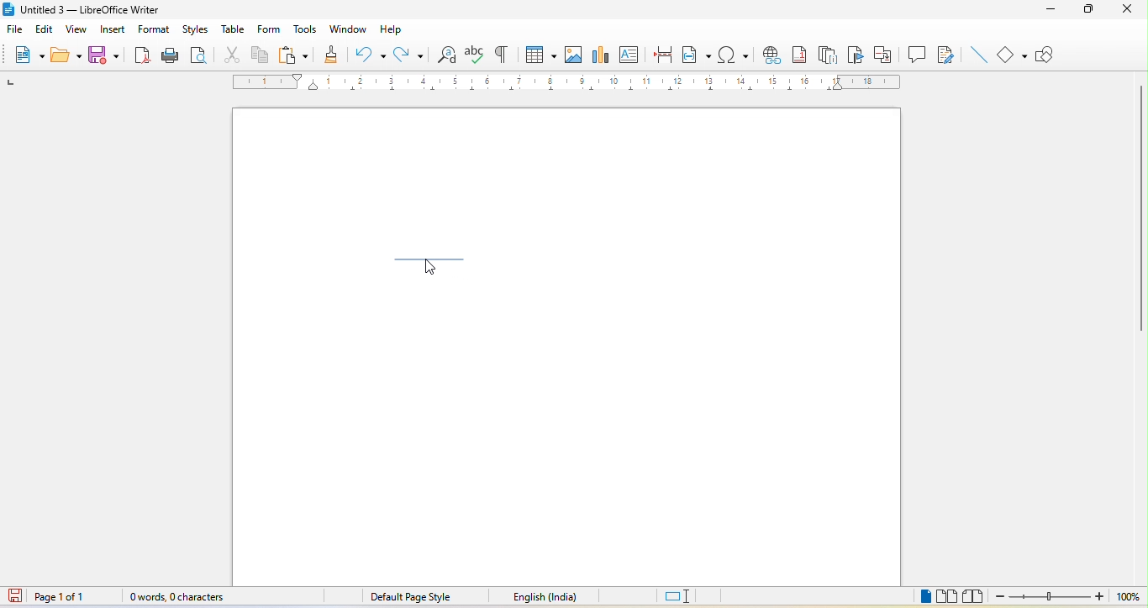 Image resolution: width=1148 pixels, height=608 pixels. What do you see at coordinates (261, 54) in the screenshot?
I see `copy` at bounding box center [261, 54].